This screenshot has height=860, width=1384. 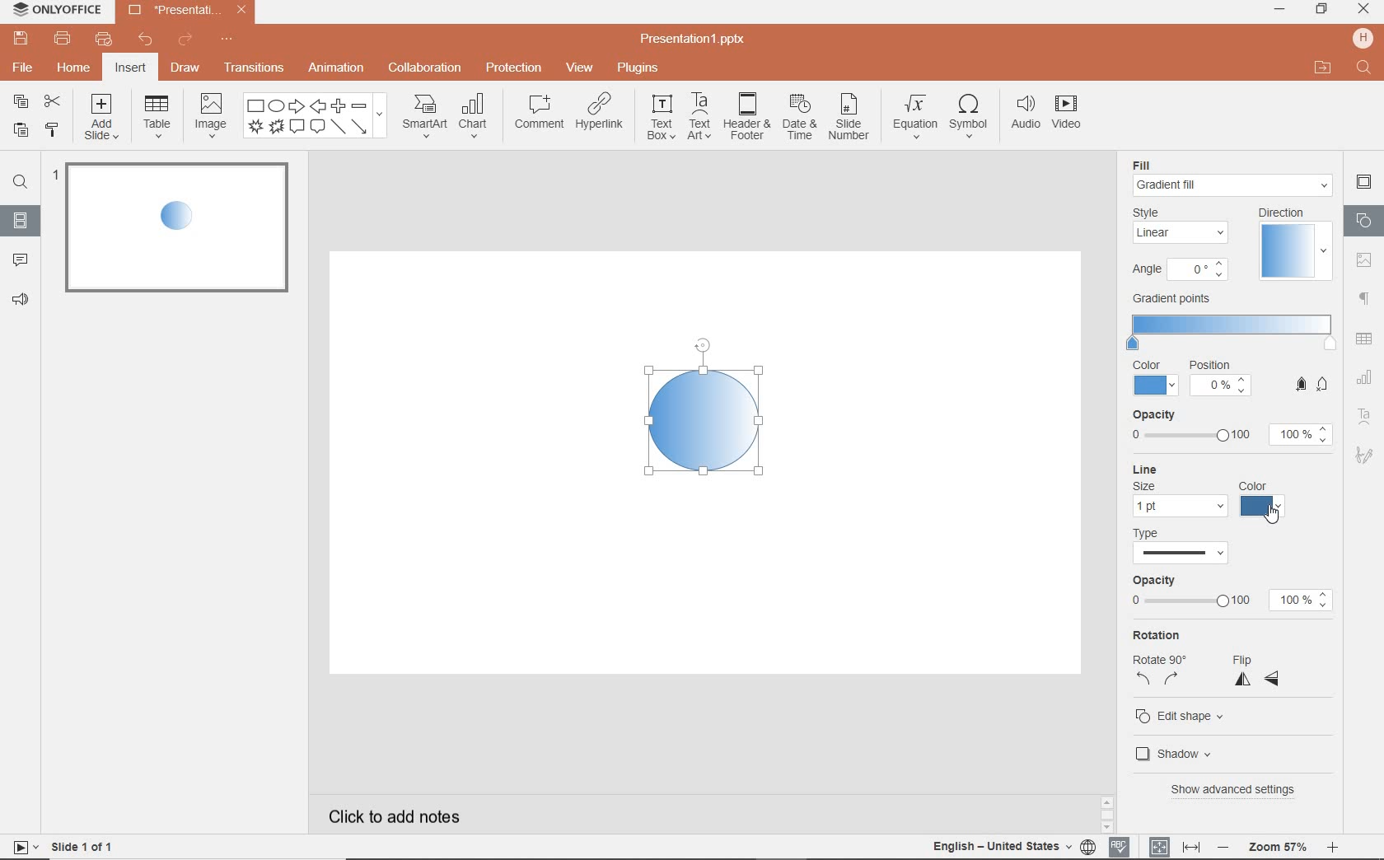 What do you see at coordinates (1365, 297) in the screenshot?
I see `paragraph settings` at bounding box center [1365, 297].